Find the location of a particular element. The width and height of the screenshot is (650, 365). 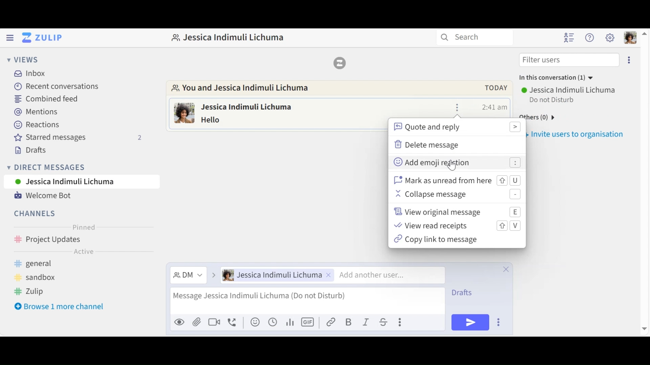

general is located at coordinates (44, 264).